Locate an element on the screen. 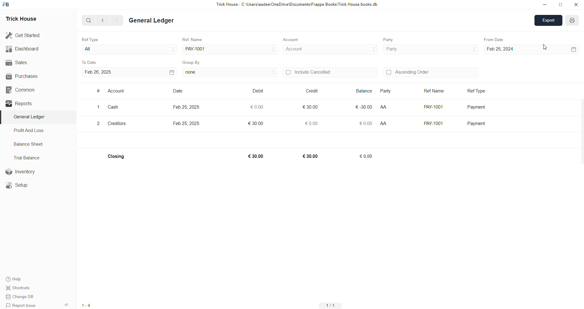 The image size is (584, 309). Q is located at coordinates (86, 20).